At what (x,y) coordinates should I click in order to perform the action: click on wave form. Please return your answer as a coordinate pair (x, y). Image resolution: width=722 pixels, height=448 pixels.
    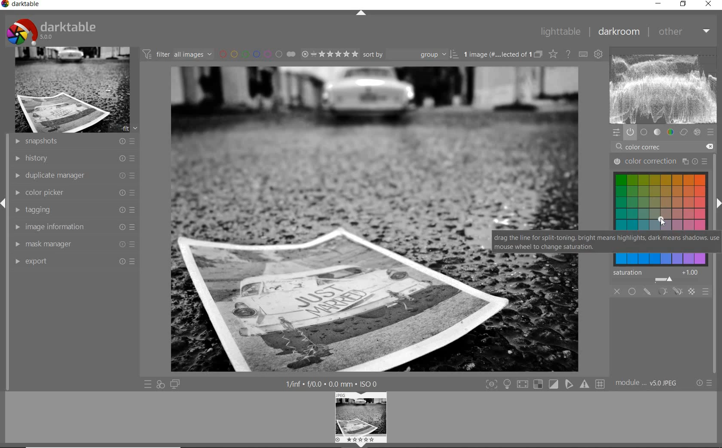
    Looking at the image, I should click on (664, 86).